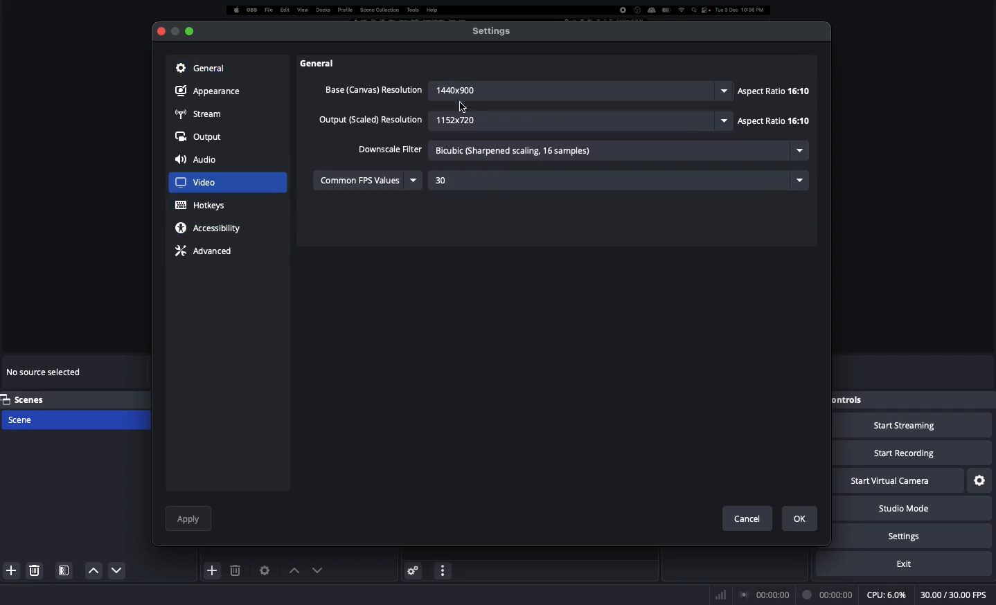 Image resolution: width=996 pixels, height=605 pixels. What do you see at coordinates (292, 570) in the screenshot?
I see `Move up` at bounding box center [292, 570].